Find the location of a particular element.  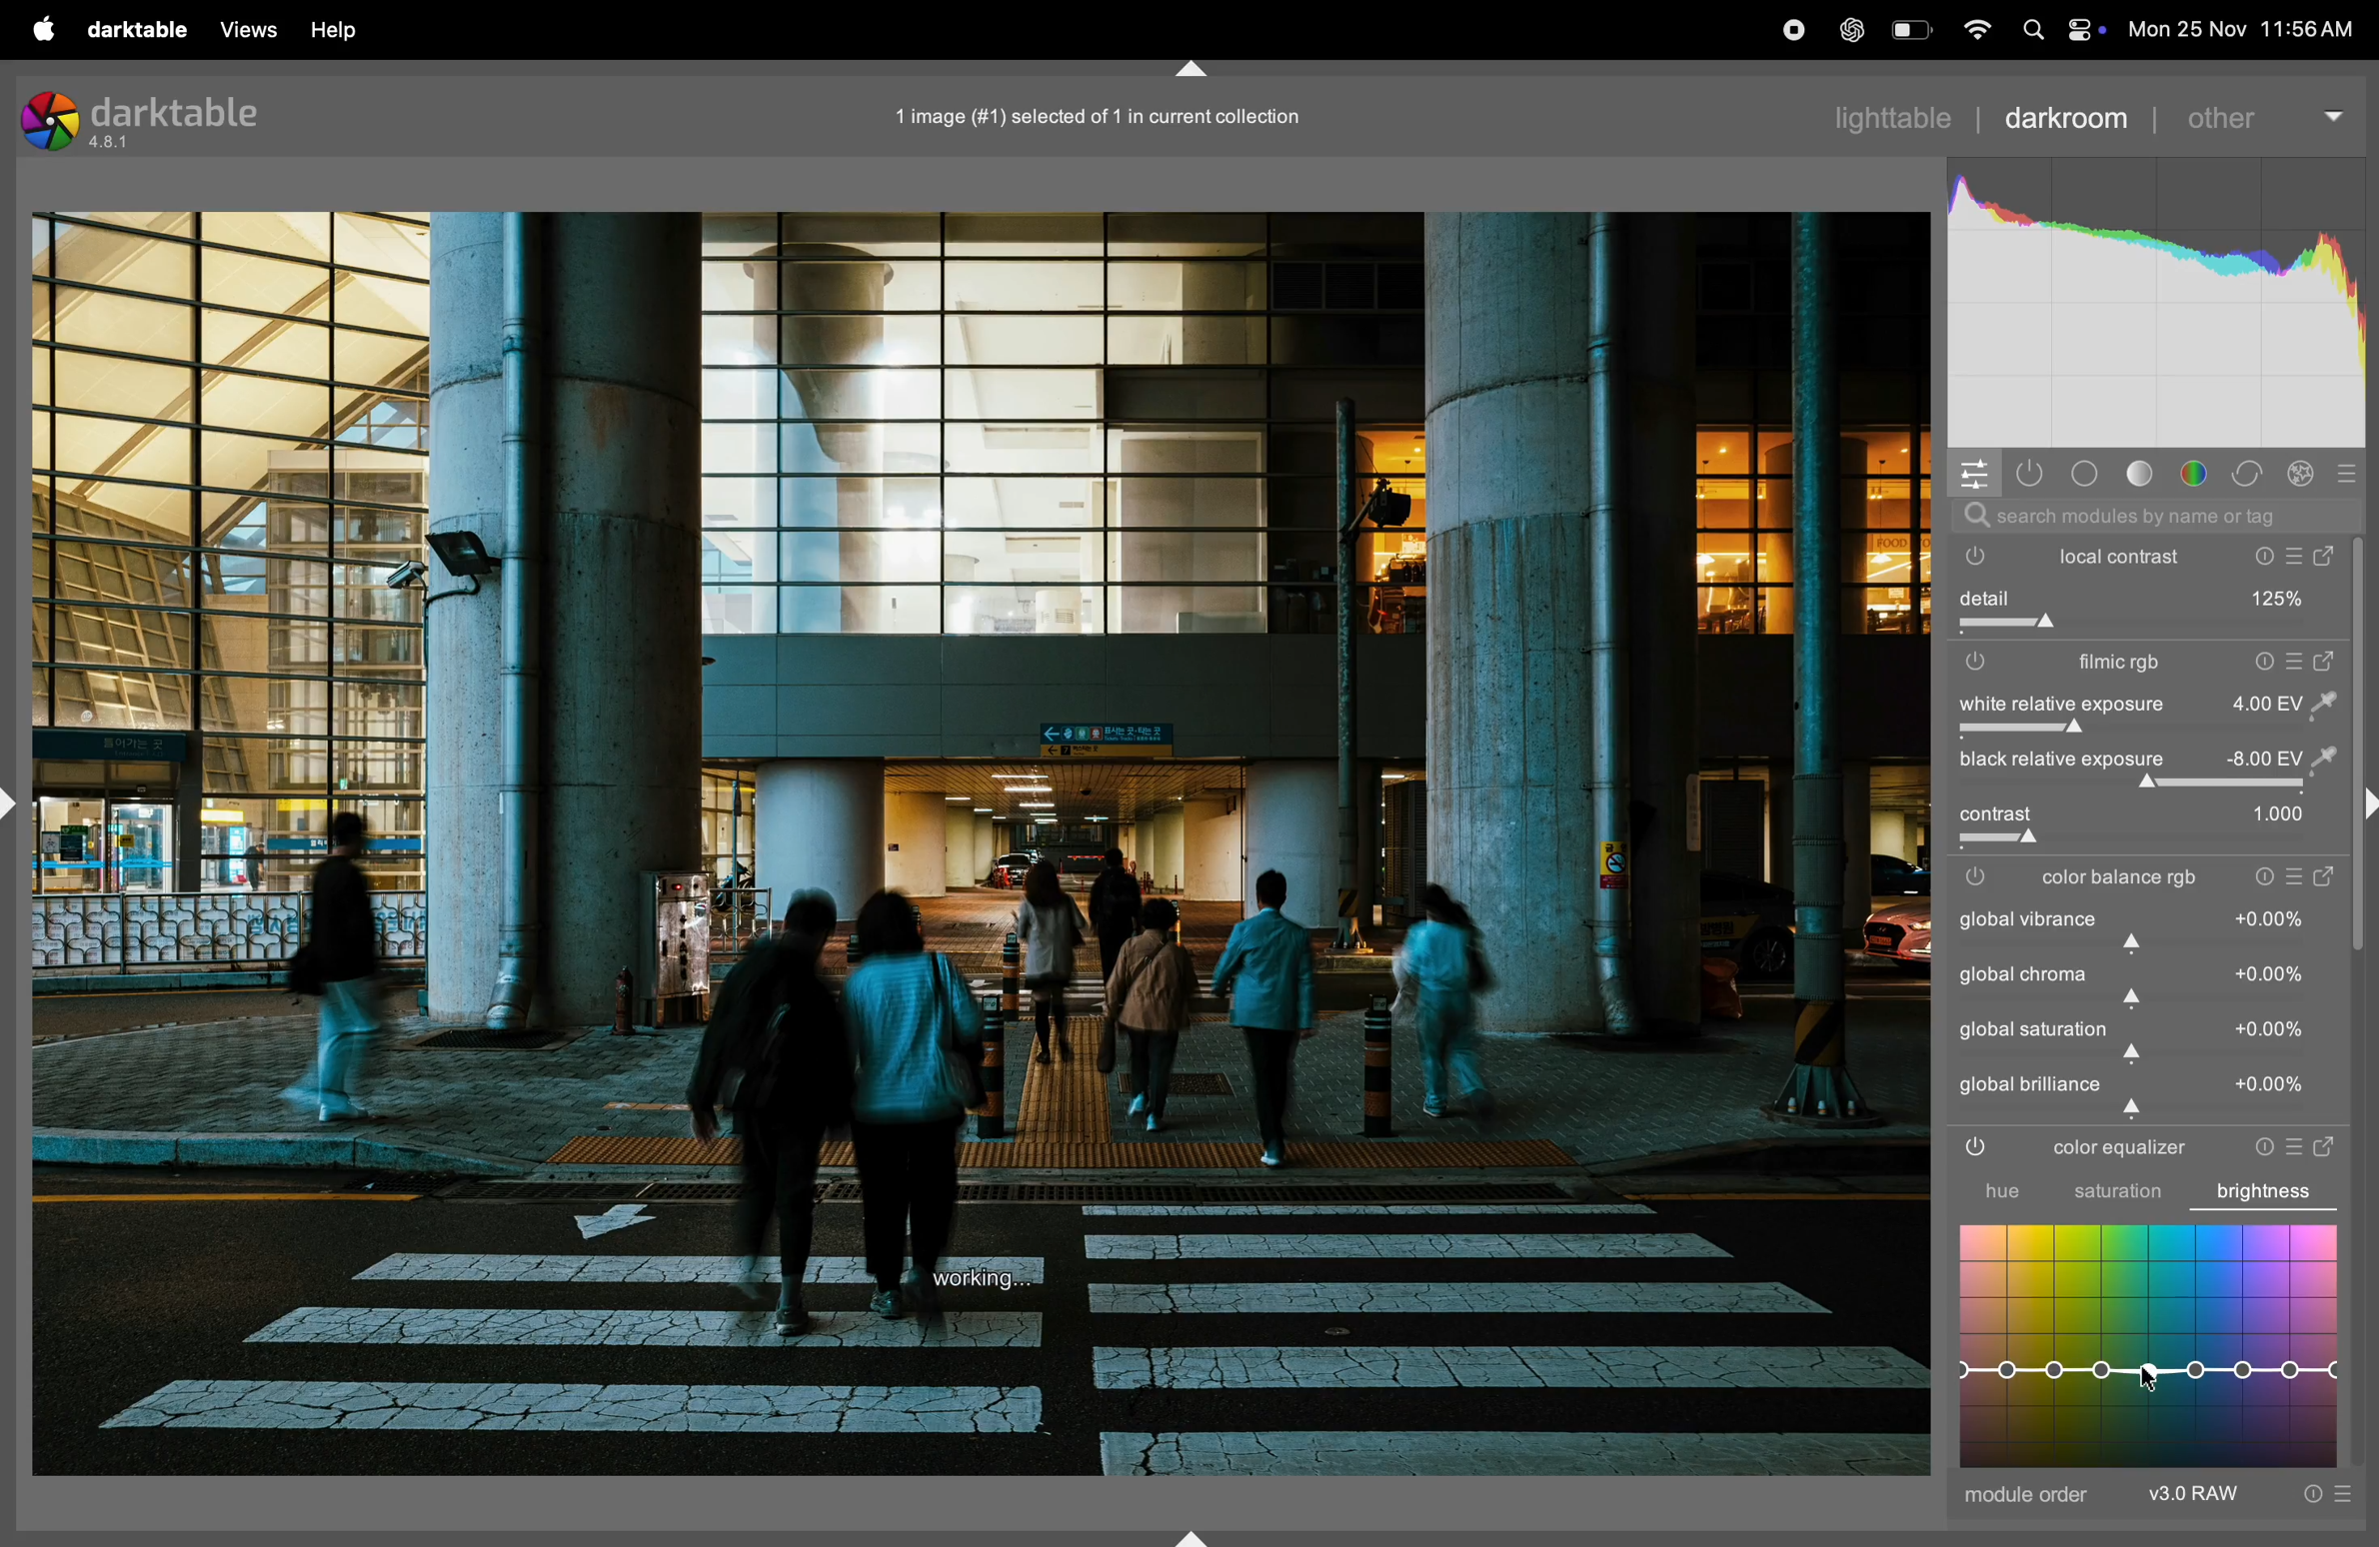

local contrast is switched off is located at coordinates (1969, 559).